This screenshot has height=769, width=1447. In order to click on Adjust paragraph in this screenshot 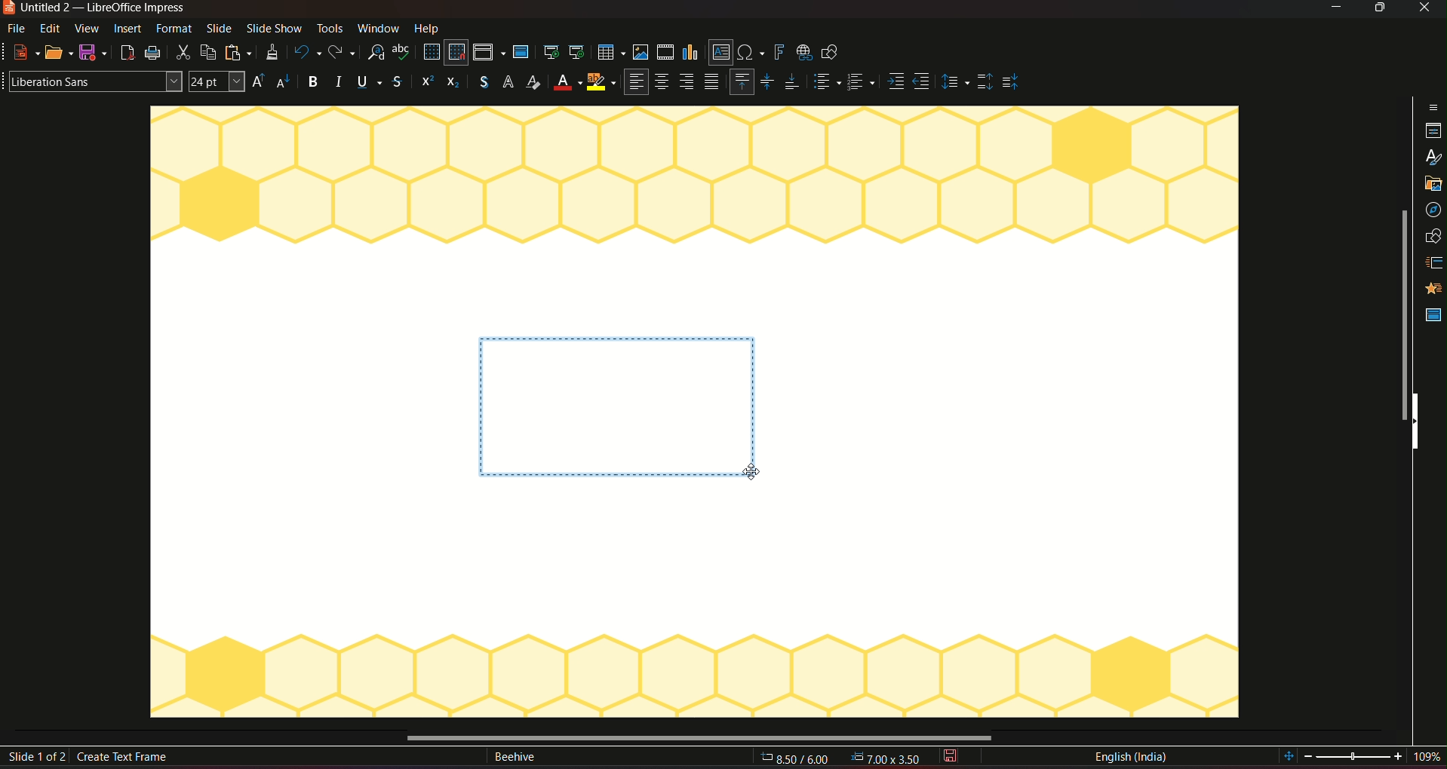, I will do `click(954, 83)`.